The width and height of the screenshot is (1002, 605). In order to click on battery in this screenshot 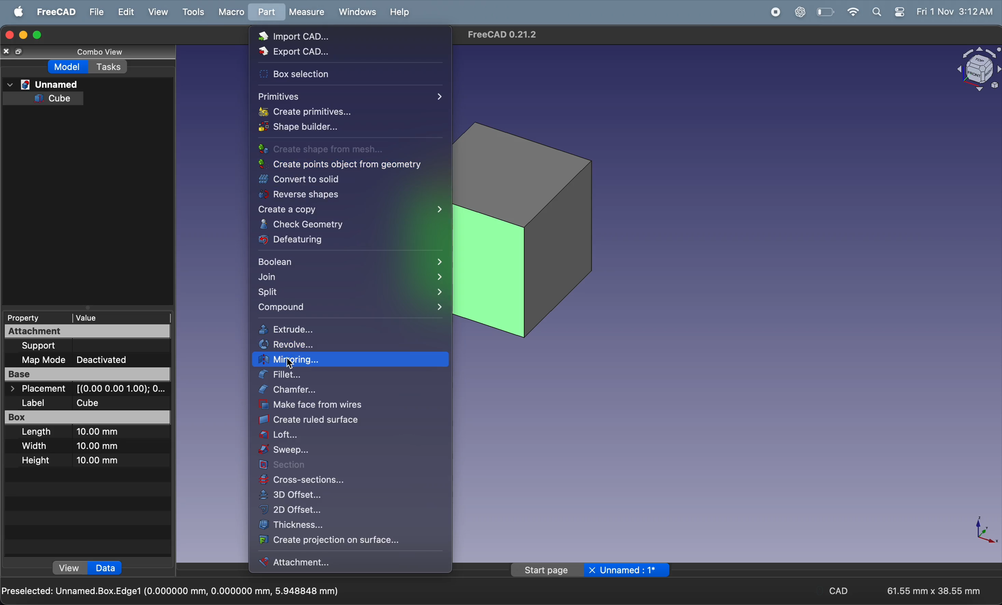, I will do `click(826, 12)`.